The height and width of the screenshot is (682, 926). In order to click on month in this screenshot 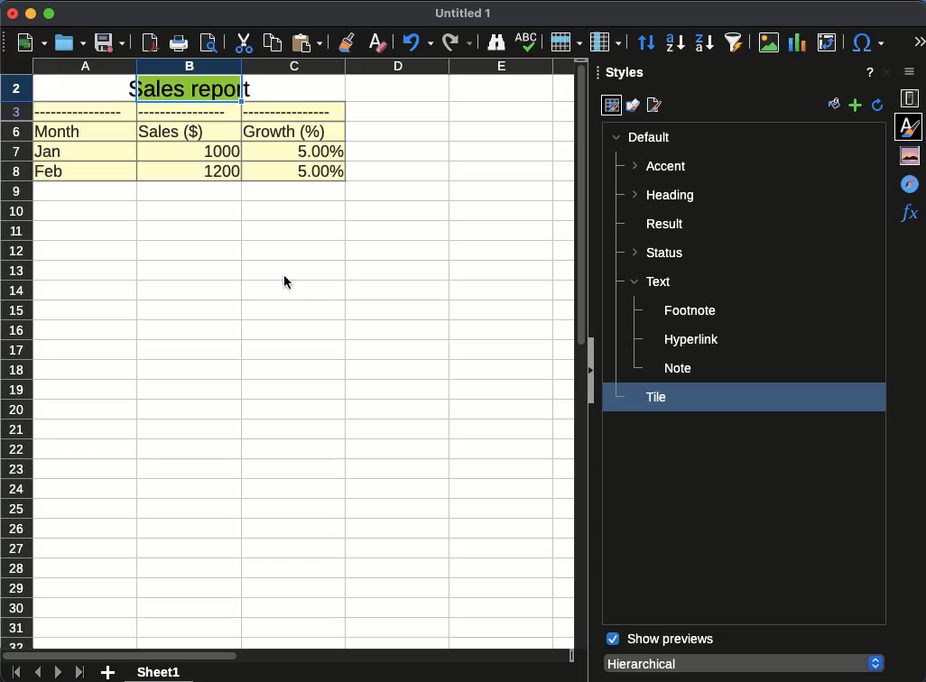, I will do `click(58, 131)`.